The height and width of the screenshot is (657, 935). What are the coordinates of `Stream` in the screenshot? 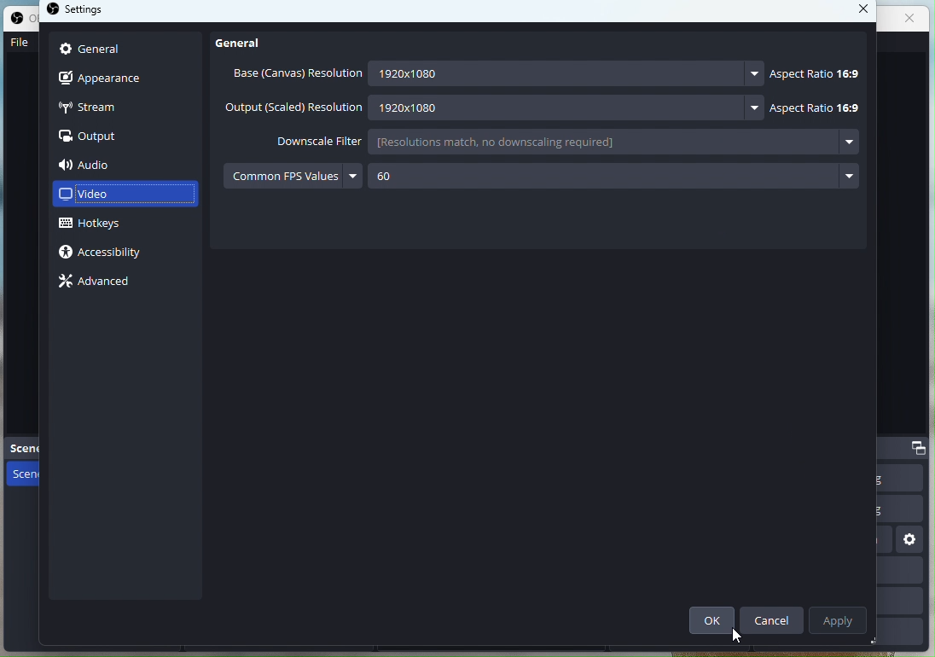 It's located at (122, 108).